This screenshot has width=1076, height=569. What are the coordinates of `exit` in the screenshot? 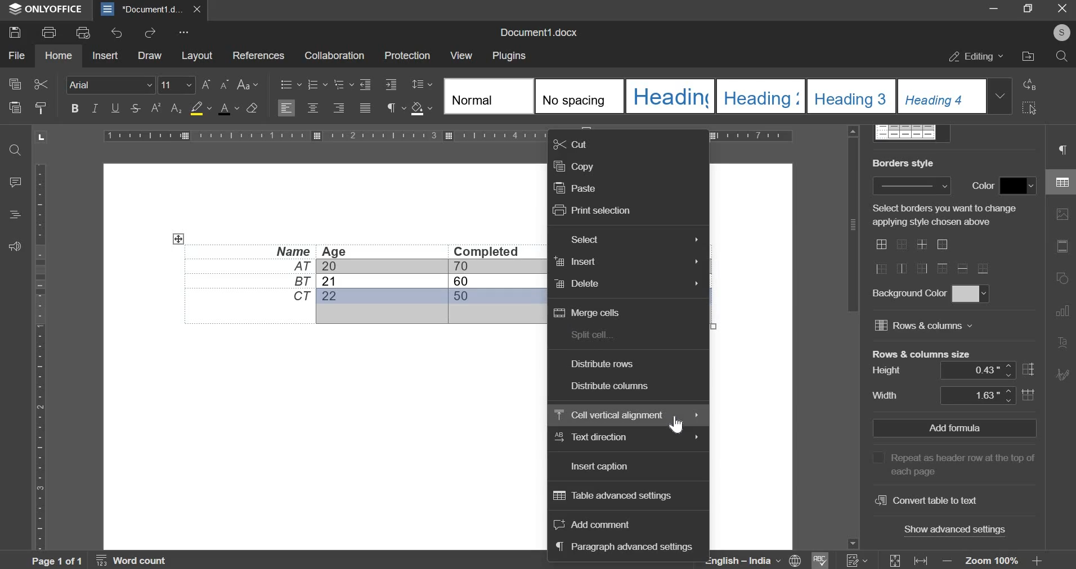 It's located at (1063, 8).